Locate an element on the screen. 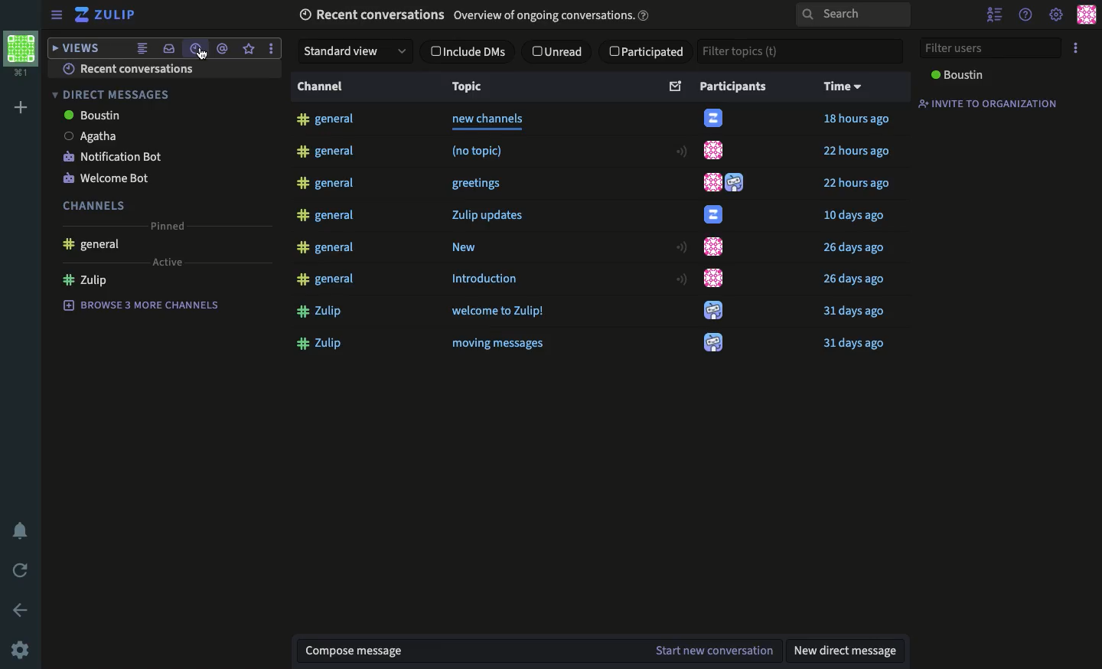 The width and height of the screenshot is (1102, 669). cursor is located at coordinates (202, 57).